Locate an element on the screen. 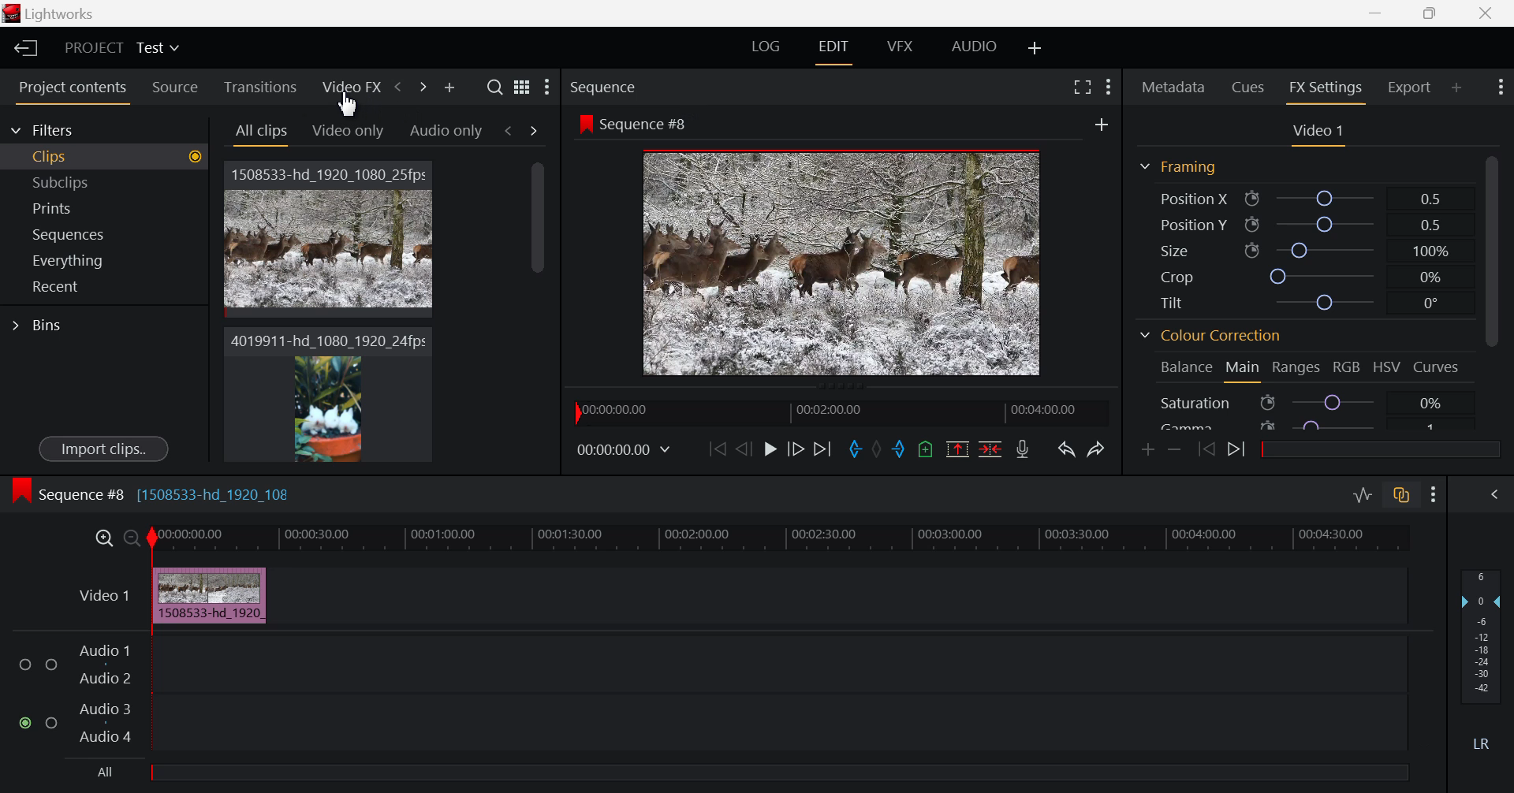 This screenshot has height=793, width=1514. Remove keyframe is located at coordinates (1174, 452).